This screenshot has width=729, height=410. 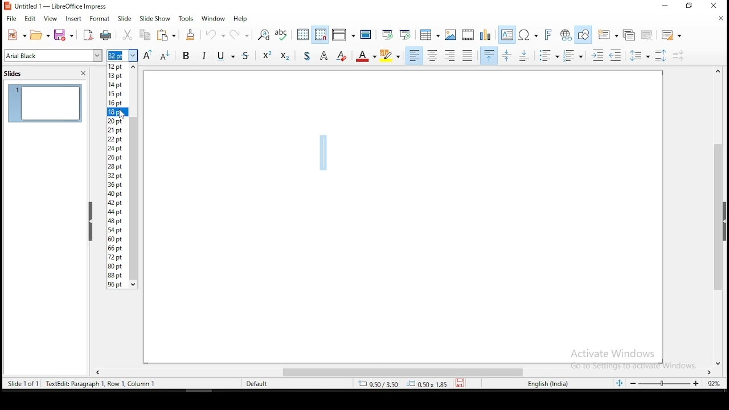 I want to click on start from current slide, so click(x=405, y=34).